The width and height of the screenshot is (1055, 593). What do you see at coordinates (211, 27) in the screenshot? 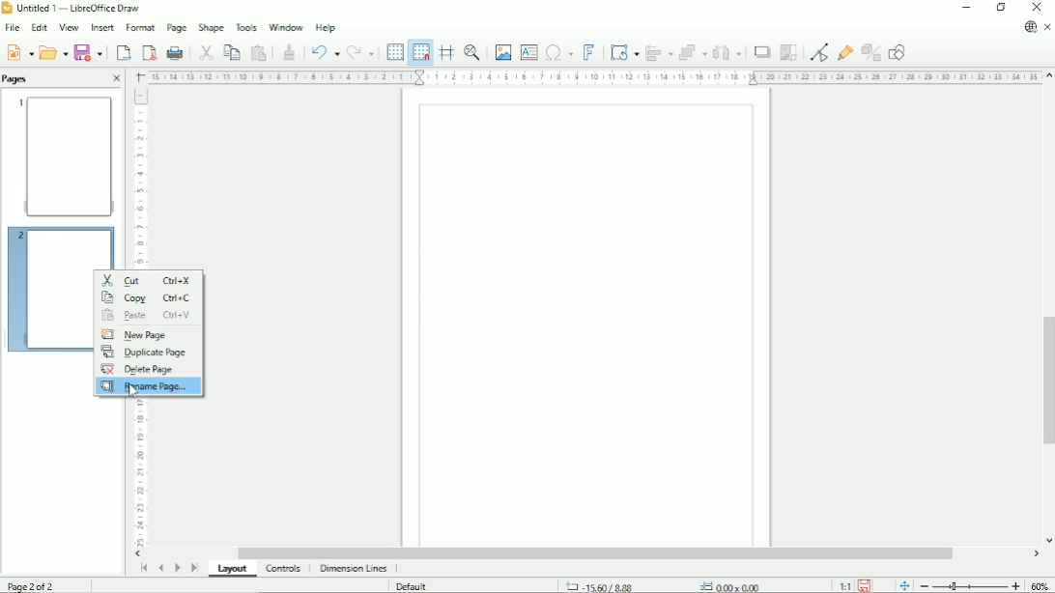
I see `Shape` at bounding box center [211, 27].